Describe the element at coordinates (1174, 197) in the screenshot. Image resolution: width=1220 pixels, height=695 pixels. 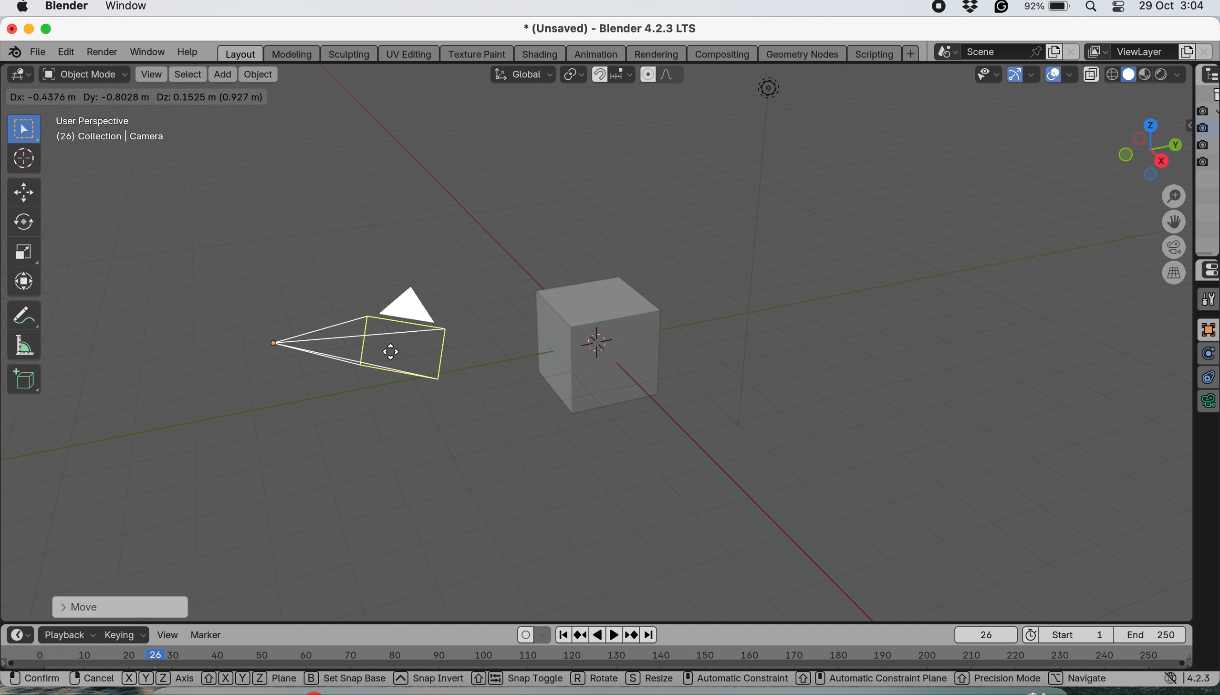
I see `zoom in-out` at that location.